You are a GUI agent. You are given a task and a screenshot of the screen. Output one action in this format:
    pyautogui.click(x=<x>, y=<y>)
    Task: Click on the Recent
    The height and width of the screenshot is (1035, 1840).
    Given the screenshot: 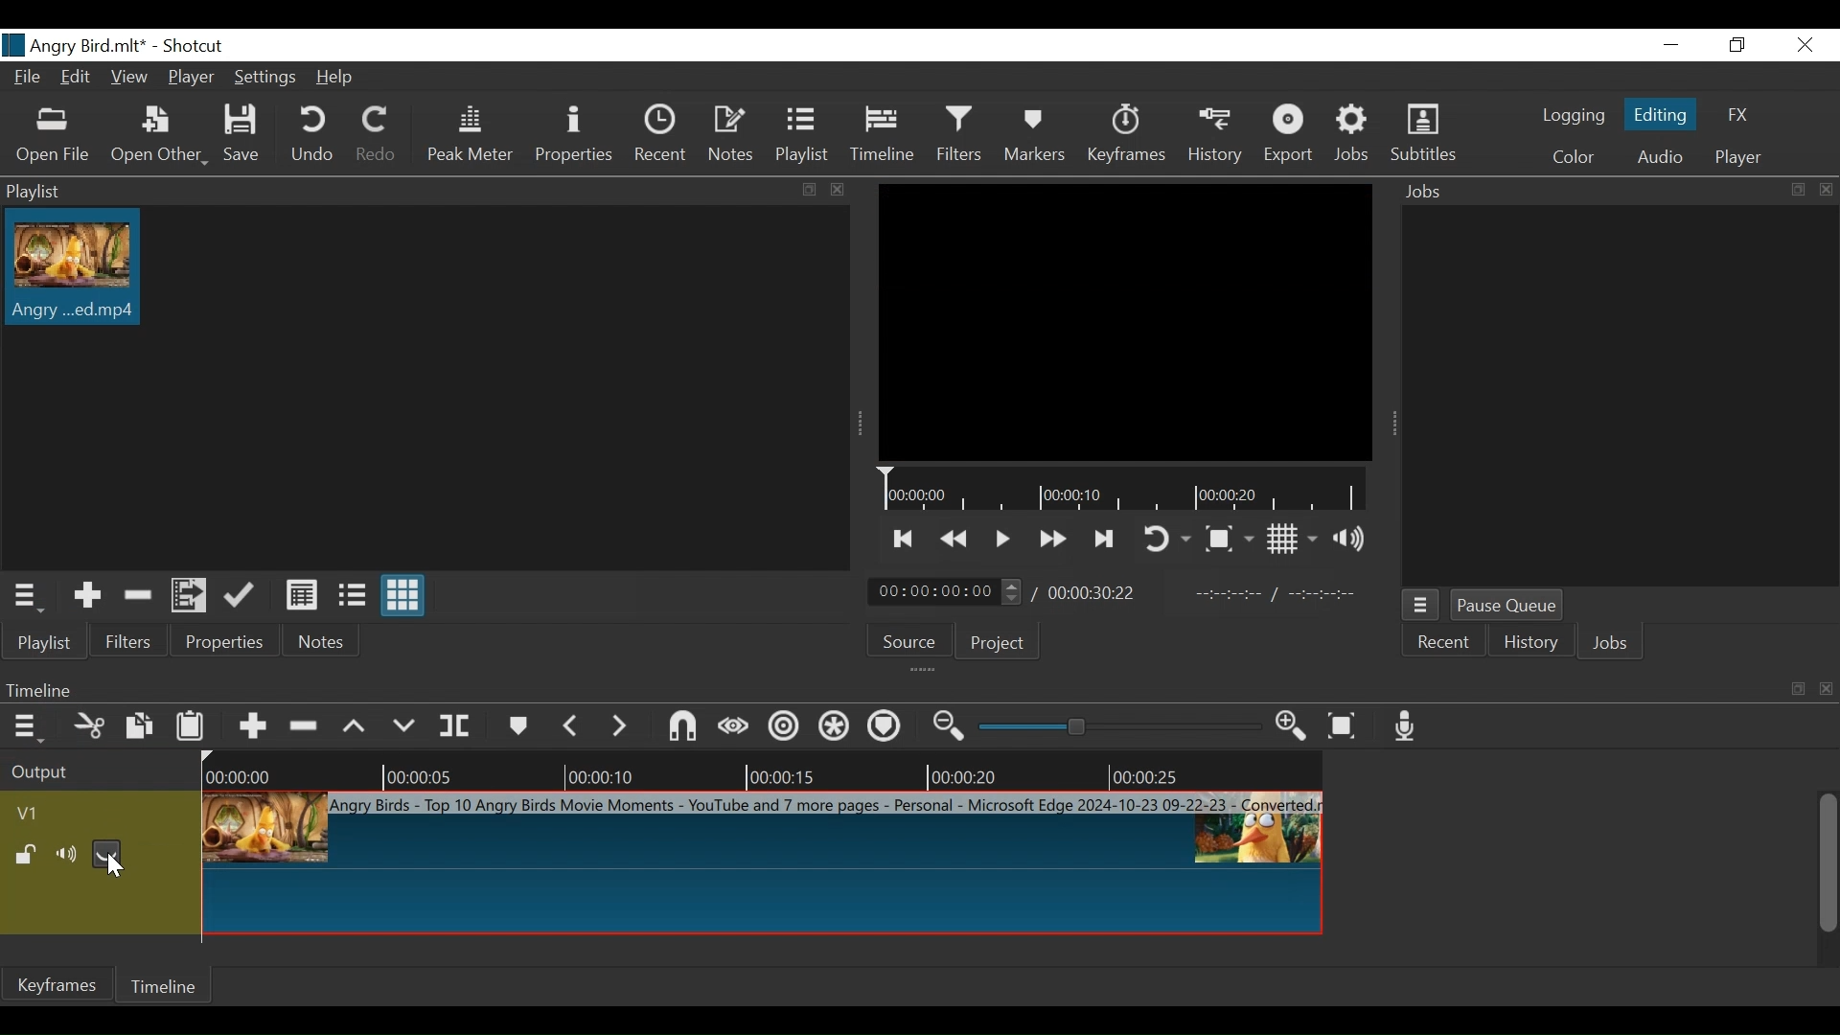 What is the action you would take?
    pyautogui.click(x=1445, y=641)
    